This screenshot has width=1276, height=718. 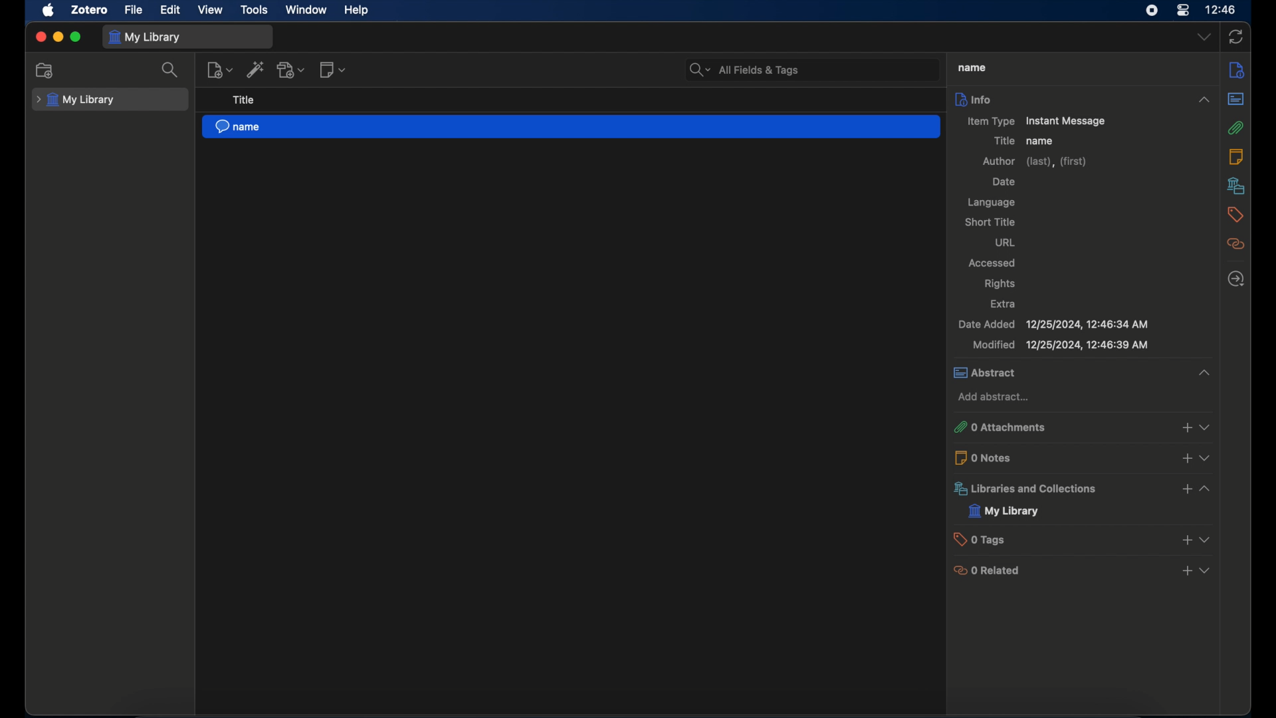 I want to click on instant message, so click(x=571, y=127).